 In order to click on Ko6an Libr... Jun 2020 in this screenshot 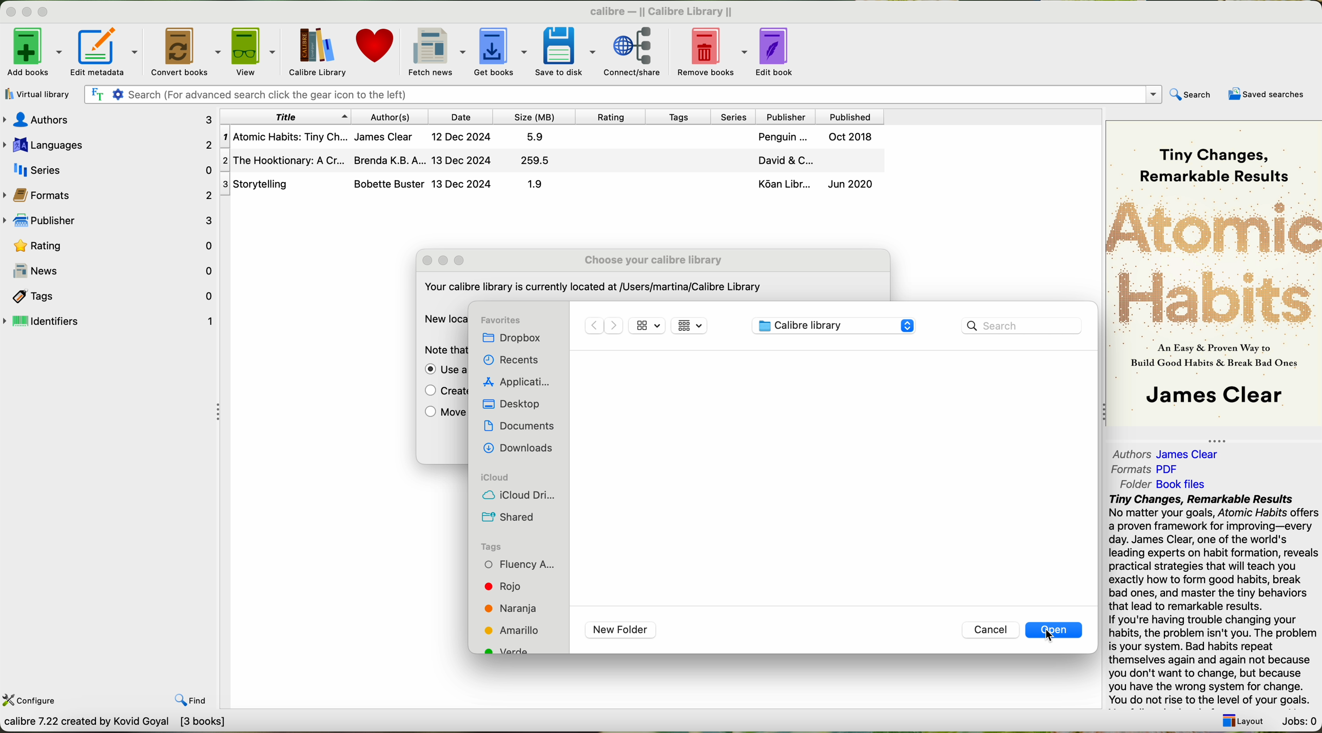, I will do `click(812, 186)`.